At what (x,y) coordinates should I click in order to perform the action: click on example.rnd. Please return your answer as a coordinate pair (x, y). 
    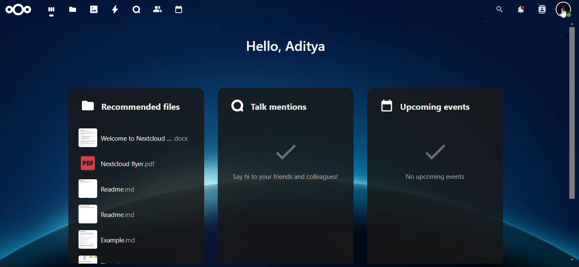
    Looking at the image, I should click on (137, 240).